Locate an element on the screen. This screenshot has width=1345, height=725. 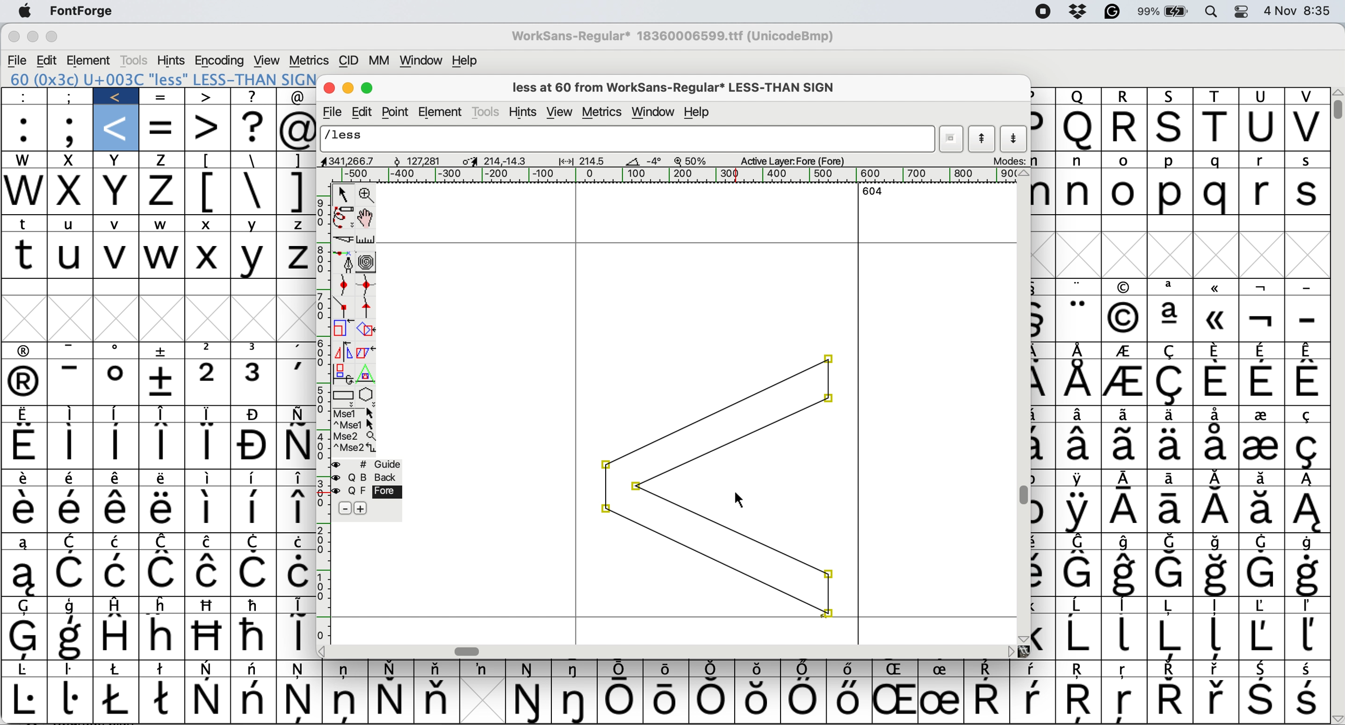
w is located at coordinates (24, 192).